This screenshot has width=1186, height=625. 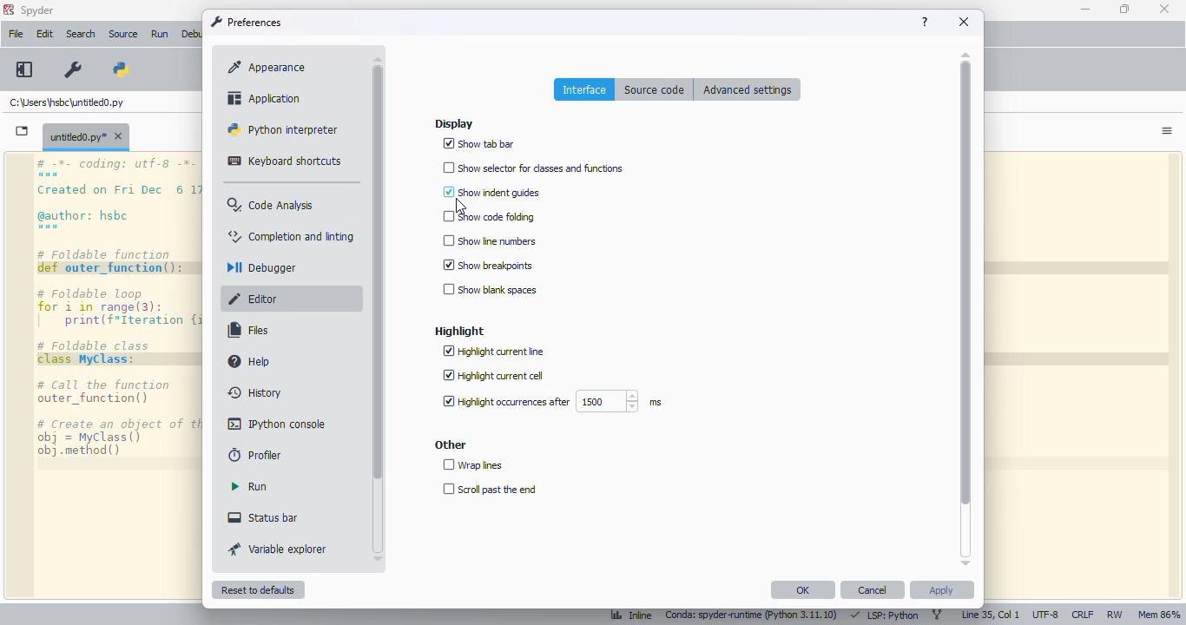 What do you see at coordinates (454, 124) in the screenshot?
I see `display` at bounding box center [454, 124].